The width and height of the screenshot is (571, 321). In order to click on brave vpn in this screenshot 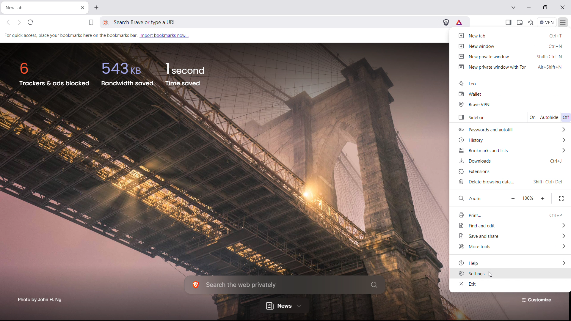, I will do `click(510, 103)`.